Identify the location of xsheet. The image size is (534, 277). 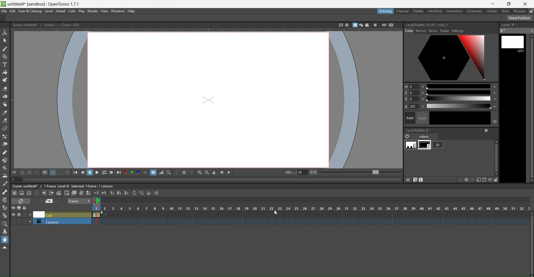
(491, 11).